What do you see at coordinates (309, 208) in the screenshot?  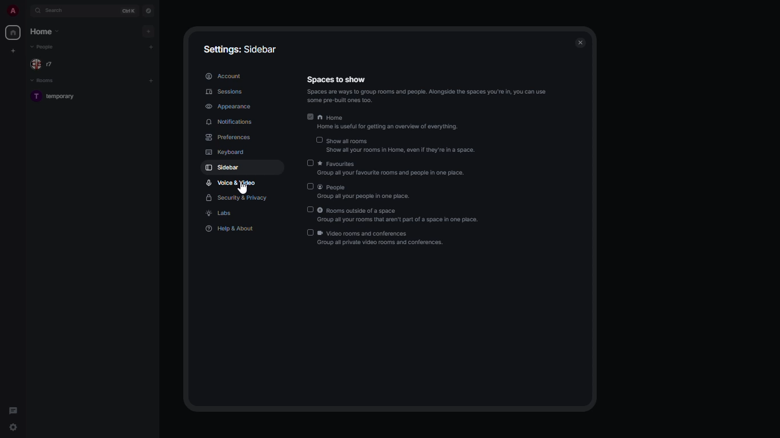 I see `` at bounding box center [309, 208].